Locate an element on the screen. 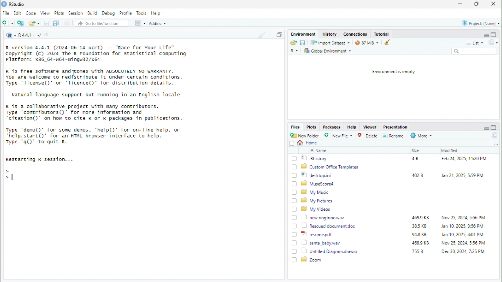 The width and height of the screenshot is (502, 282). Code is located at coordinates (31, 13).